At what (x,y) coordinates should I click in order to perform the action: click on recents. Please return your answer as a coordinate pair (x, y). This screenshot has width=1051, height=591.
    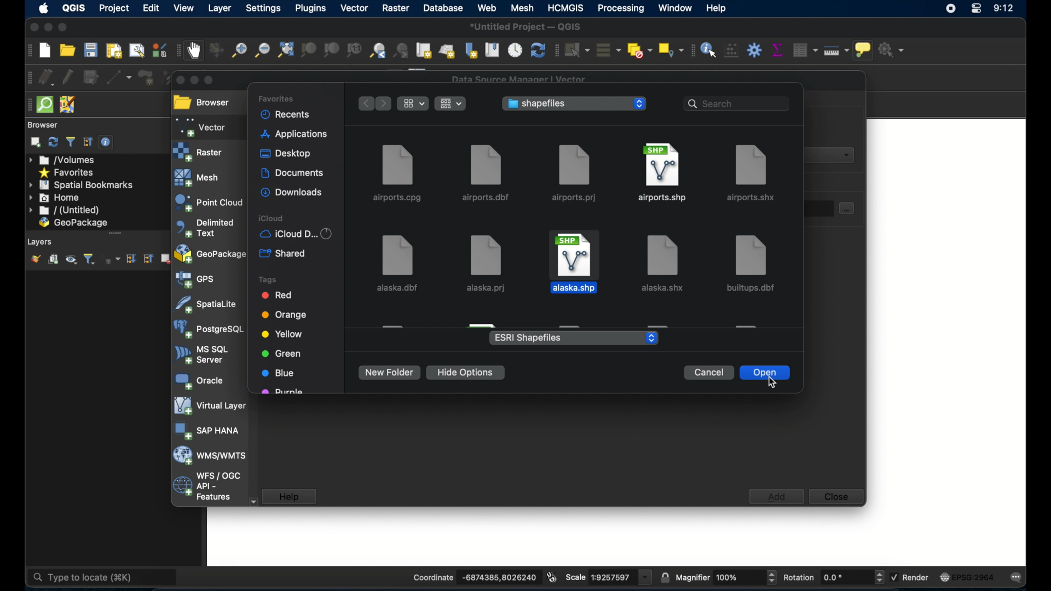
    Looking at the image, I should click on (287, 114).